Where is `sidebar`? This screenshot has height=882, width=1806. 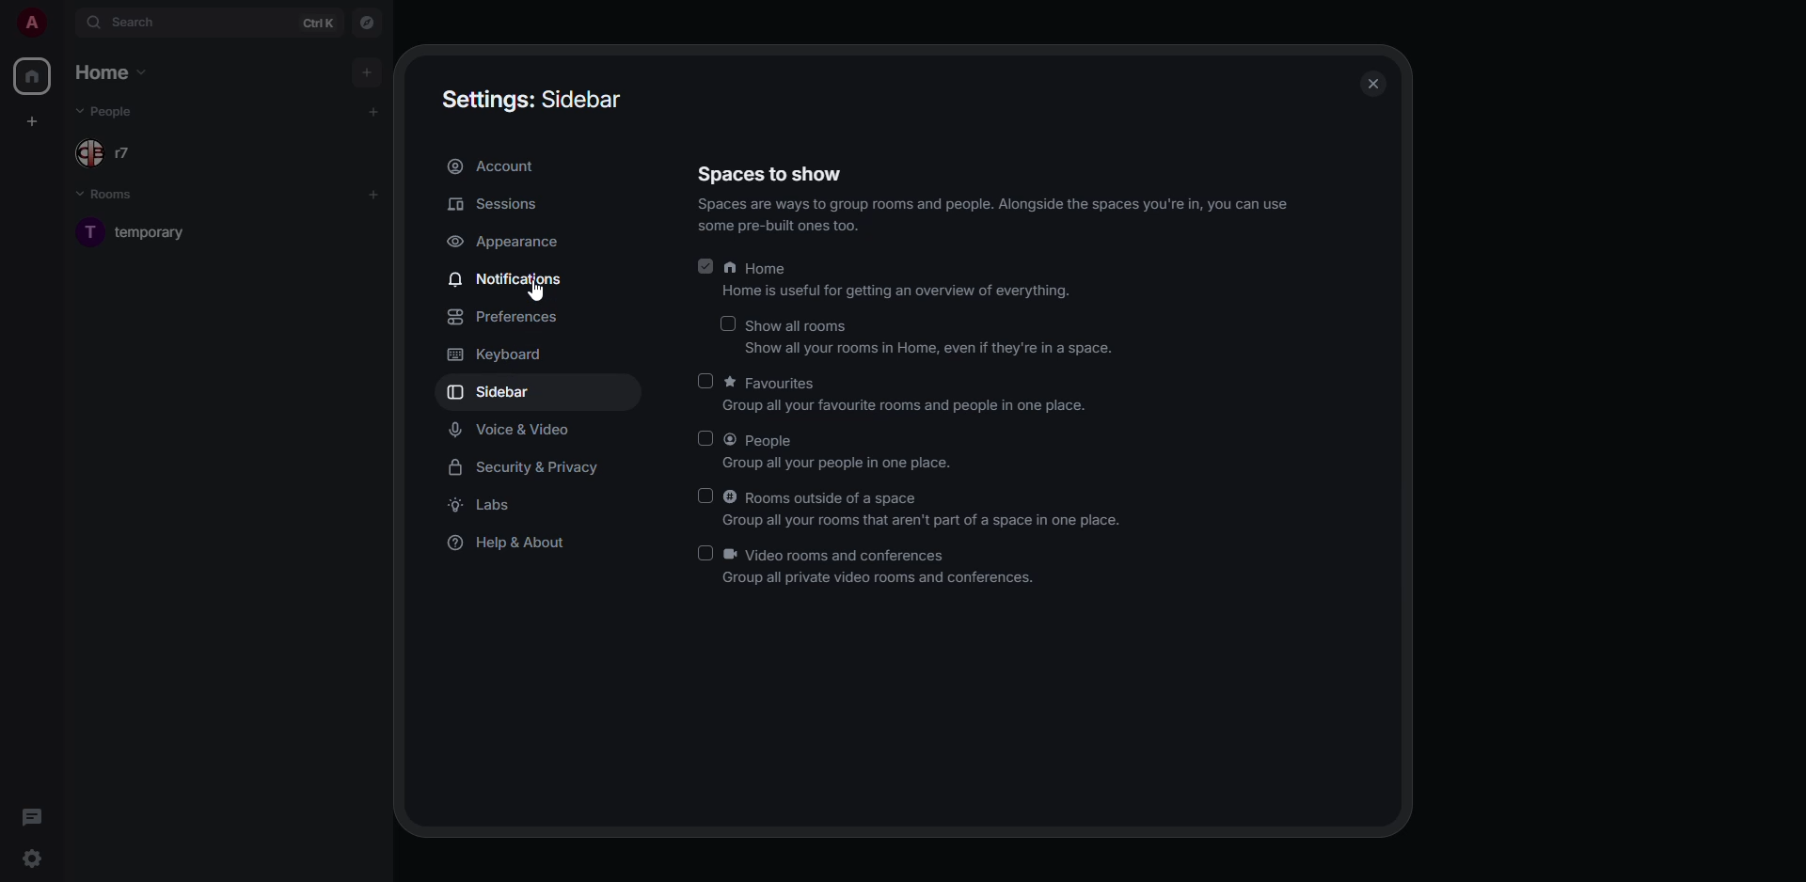 sidebar is located at coordinates (492, 391).